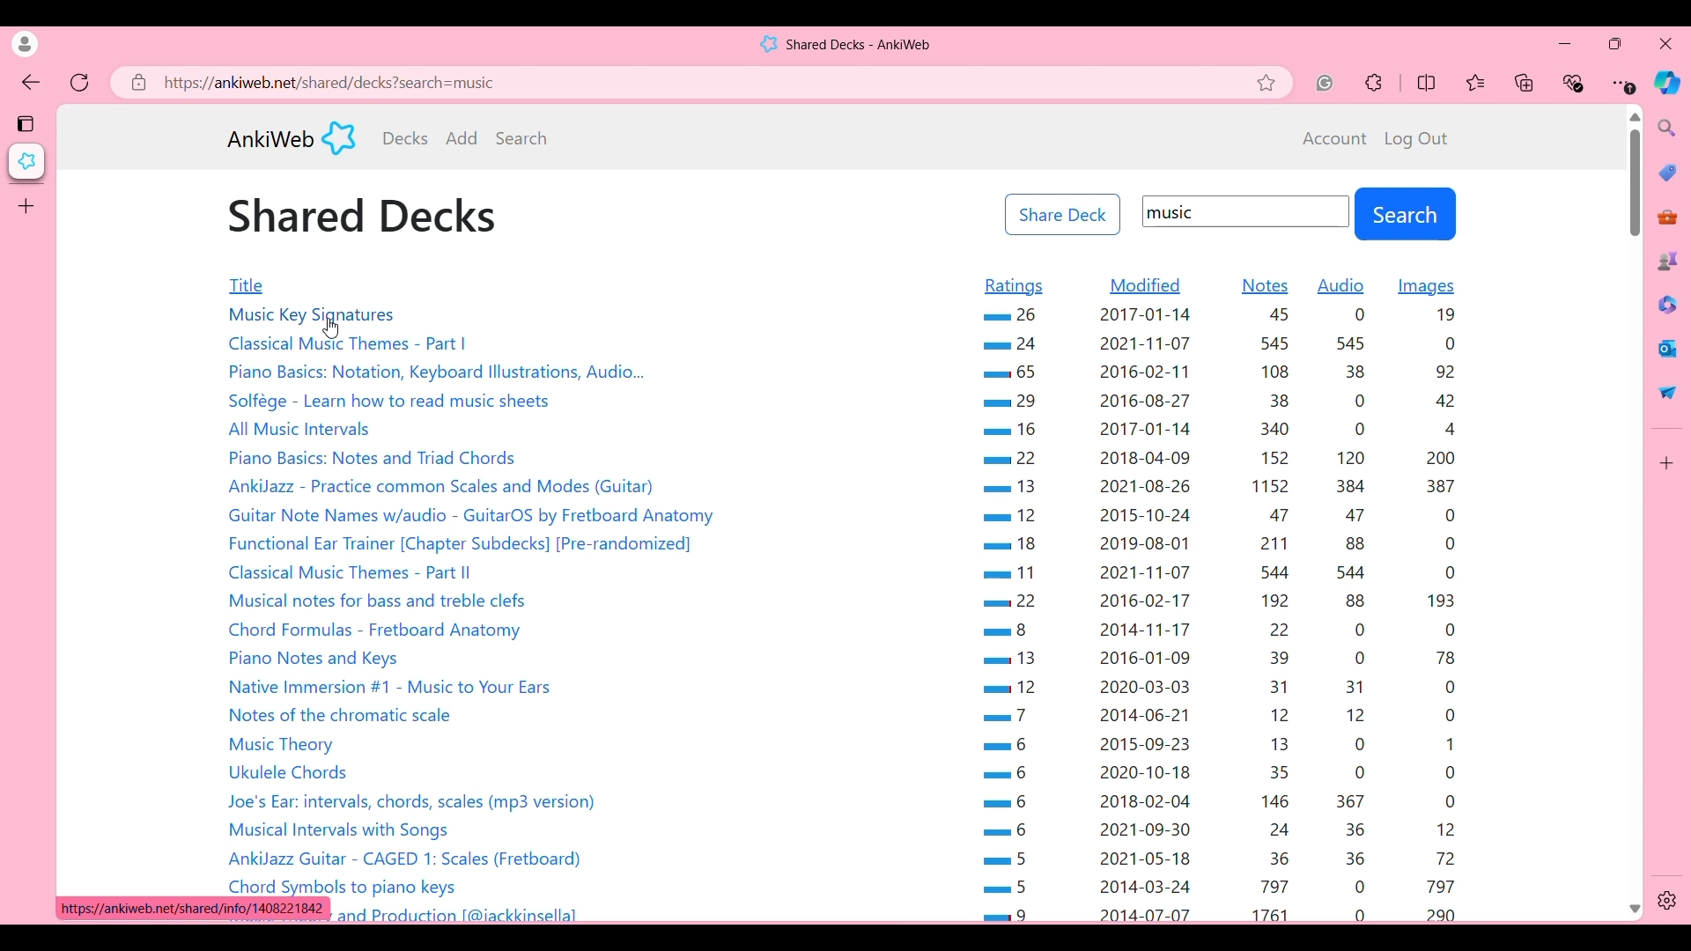  What do you see at coordinates (270, 139) in the screenshot?
I see `AnkiWeb` at bounding box center [270, 139].